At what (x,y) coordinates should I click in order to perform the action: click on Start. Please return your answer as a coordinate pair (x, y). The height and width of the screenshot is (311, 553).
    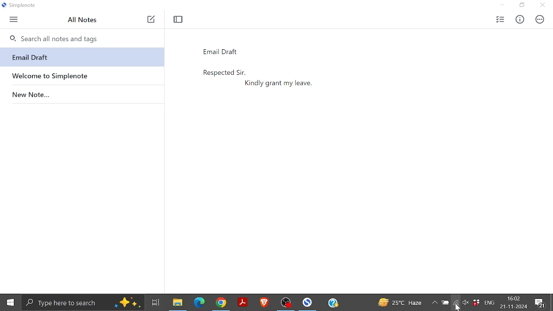
    Looking at the image, I should click on (10, 303).